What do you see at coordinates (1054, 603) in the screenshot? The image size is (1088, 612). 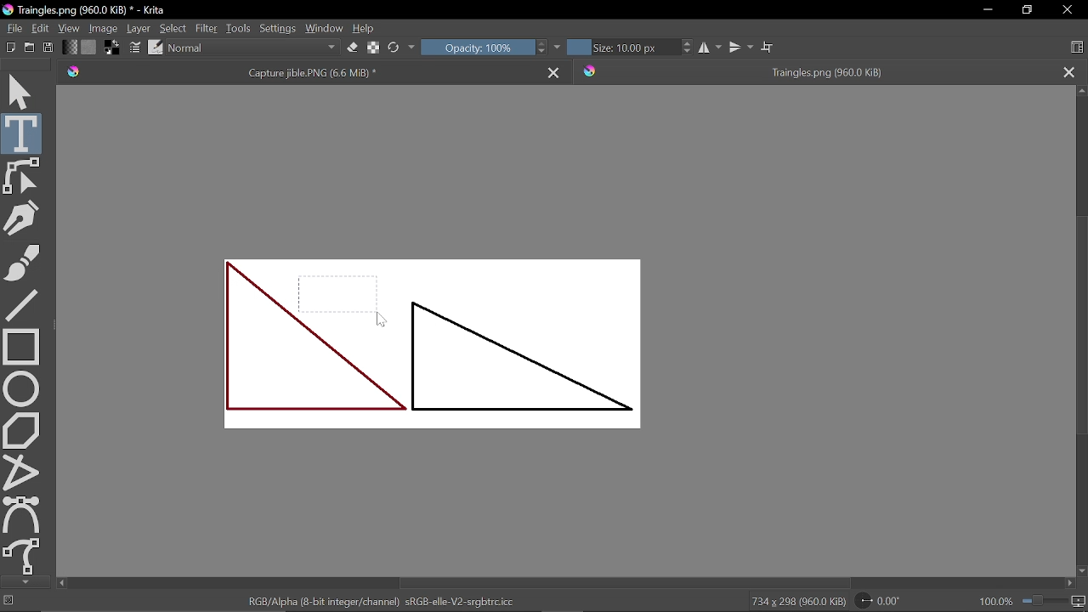 I see `Zoom` at bounding box center [1054, 603].